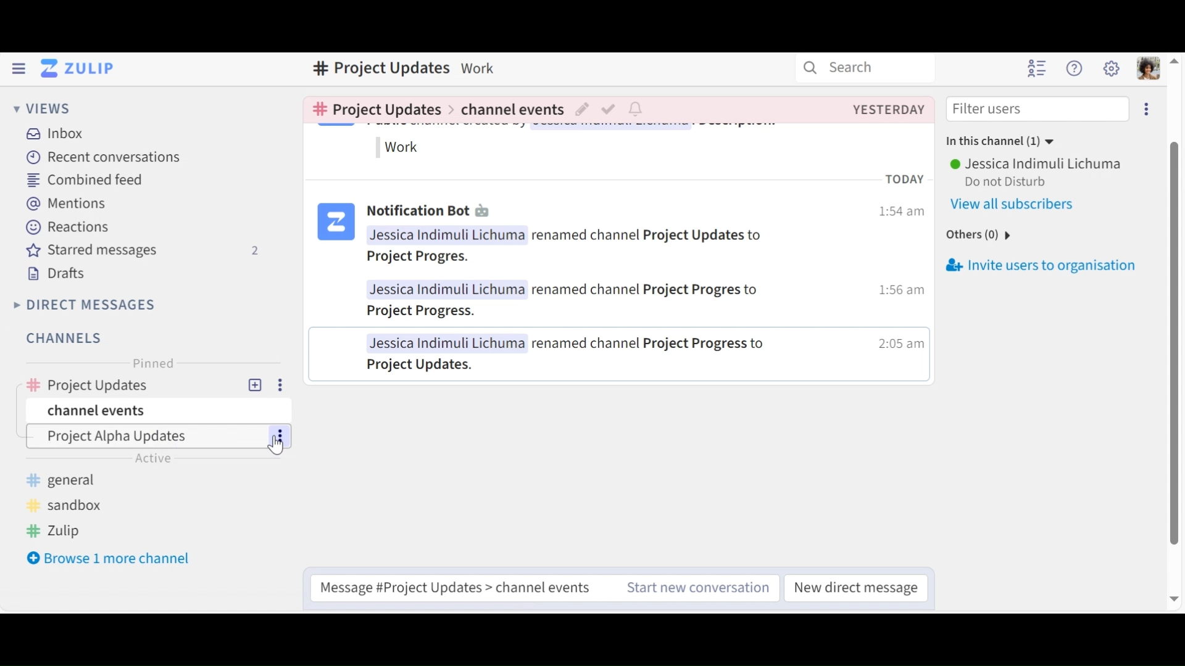  What do you see at coordinates (575, 299) in the screenshot?
I see `Jessica Indimuli Lichuma renamed channel Project Progres to
Project Progress.` at bounding box center [575, 299].